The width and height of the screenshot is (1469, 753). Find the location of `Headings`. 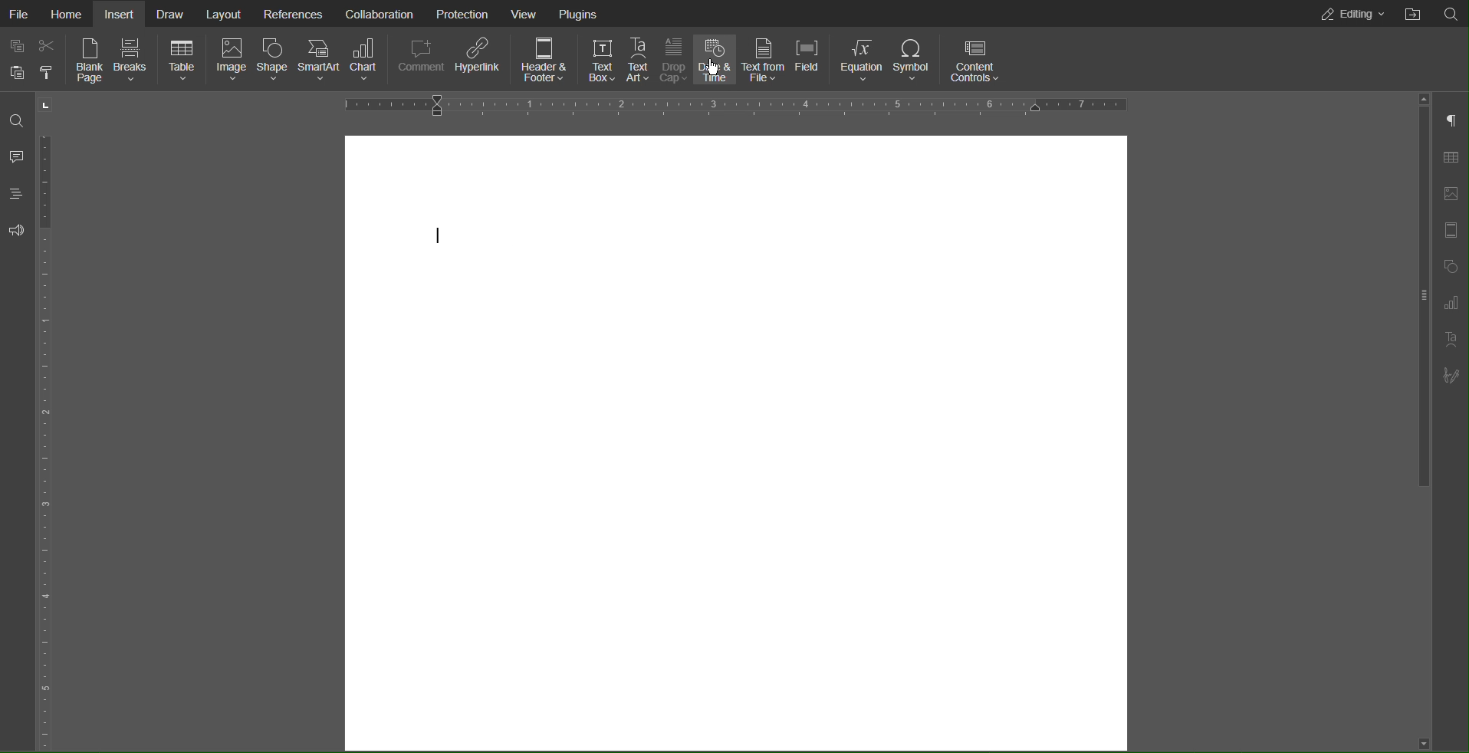

Headings is located at coordinates (17, 194).